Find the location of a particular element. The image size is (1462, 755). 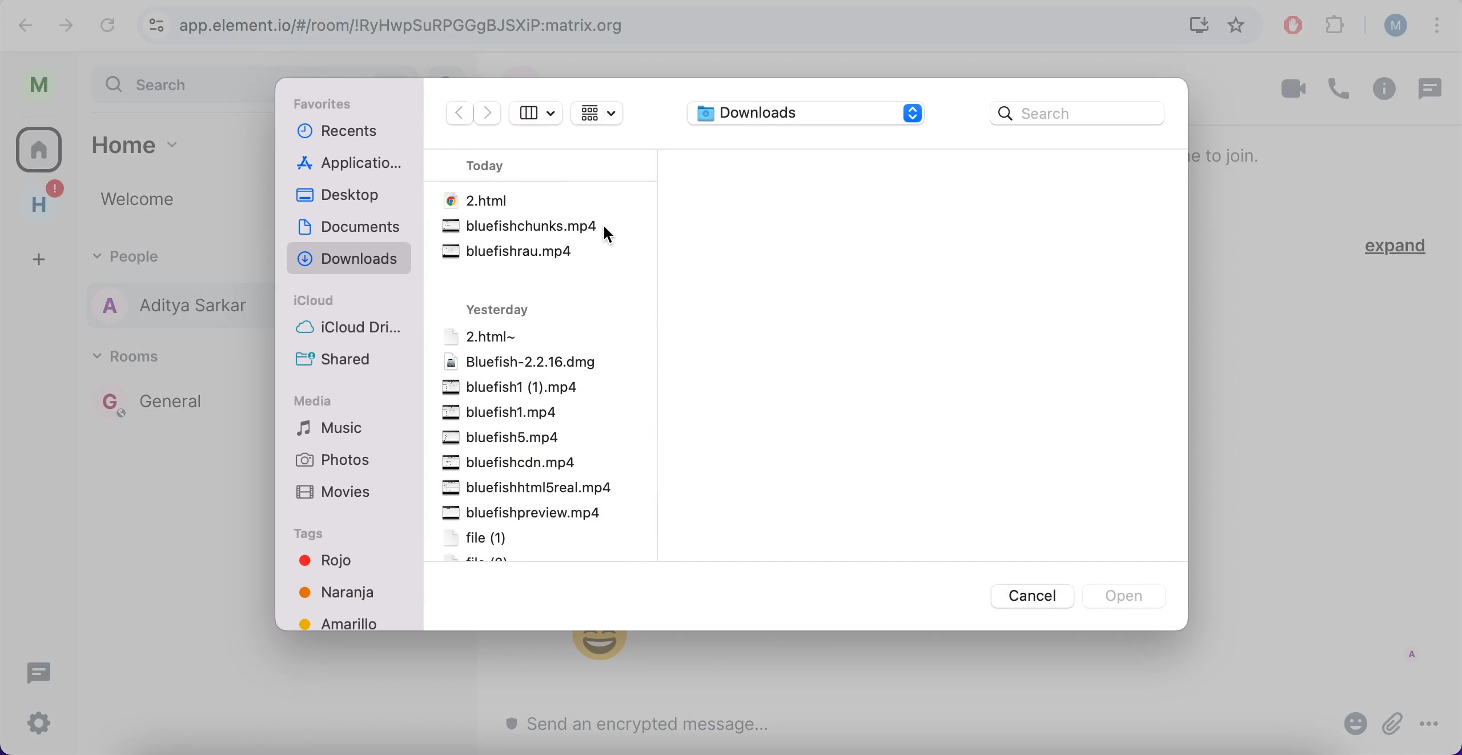

attachment is located at coordinates (1393, 724).